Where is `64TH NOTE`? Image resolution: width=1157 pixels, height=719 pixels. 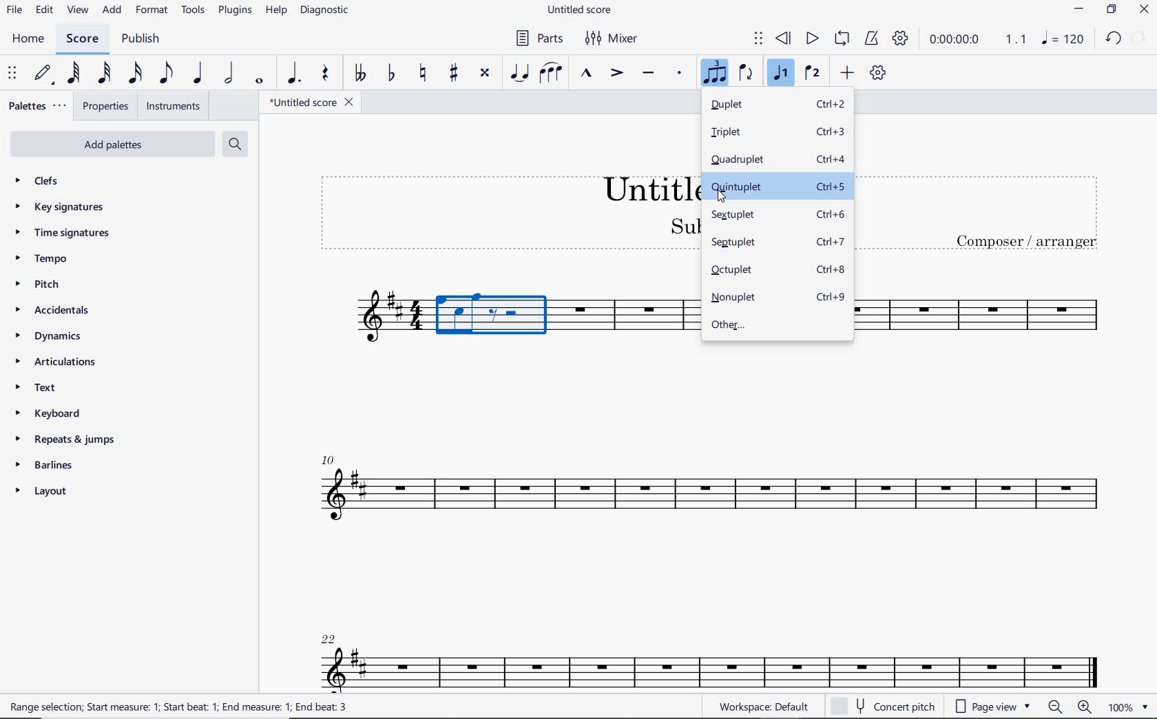
64TH NOTE is located at coordinates (74, 72).